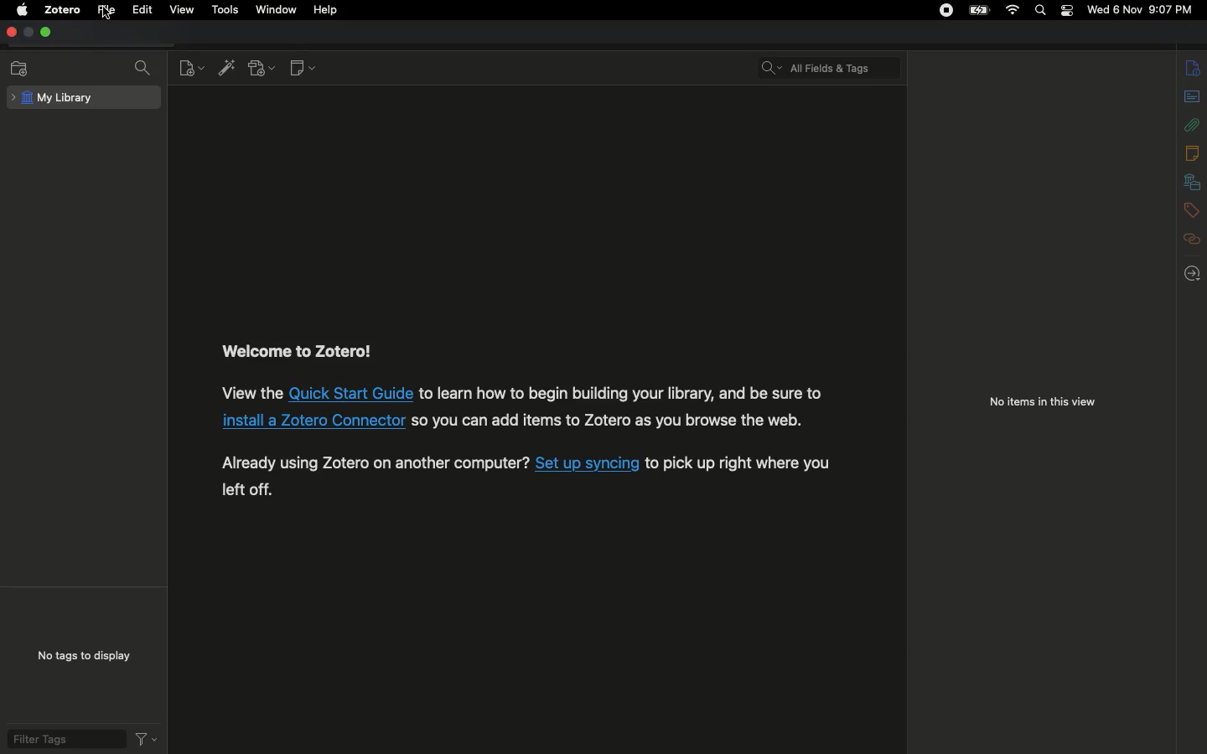  I want to click on Help, so click(328, 10).